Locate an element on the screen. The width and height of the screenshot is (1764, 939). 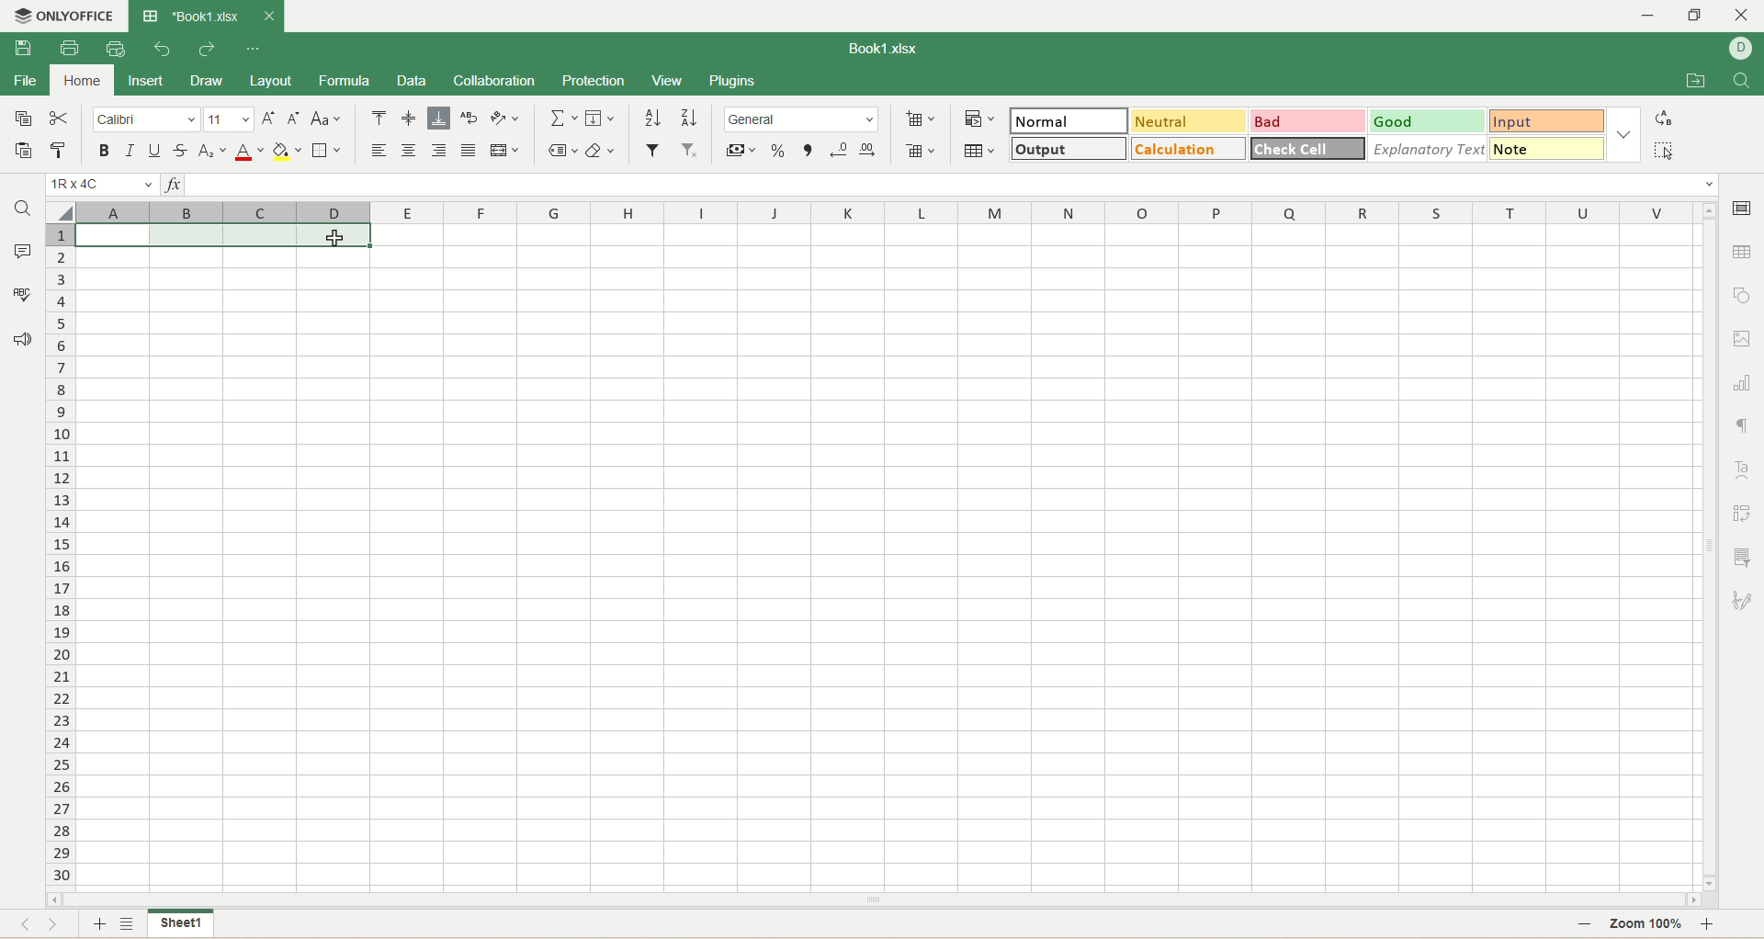
percent format is located at coordinates (778, 148).